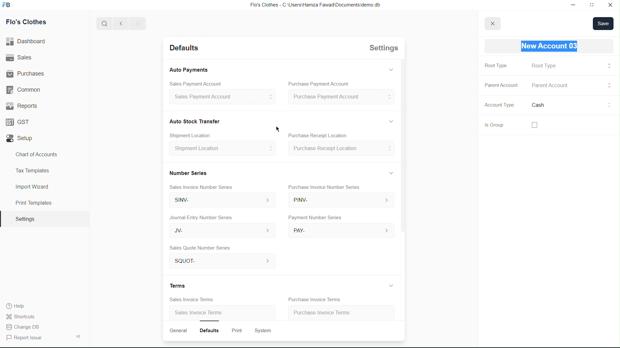 The height and width of the screenshot is (348, 620). I want to click on SQuOT- >, so click(220, 261).